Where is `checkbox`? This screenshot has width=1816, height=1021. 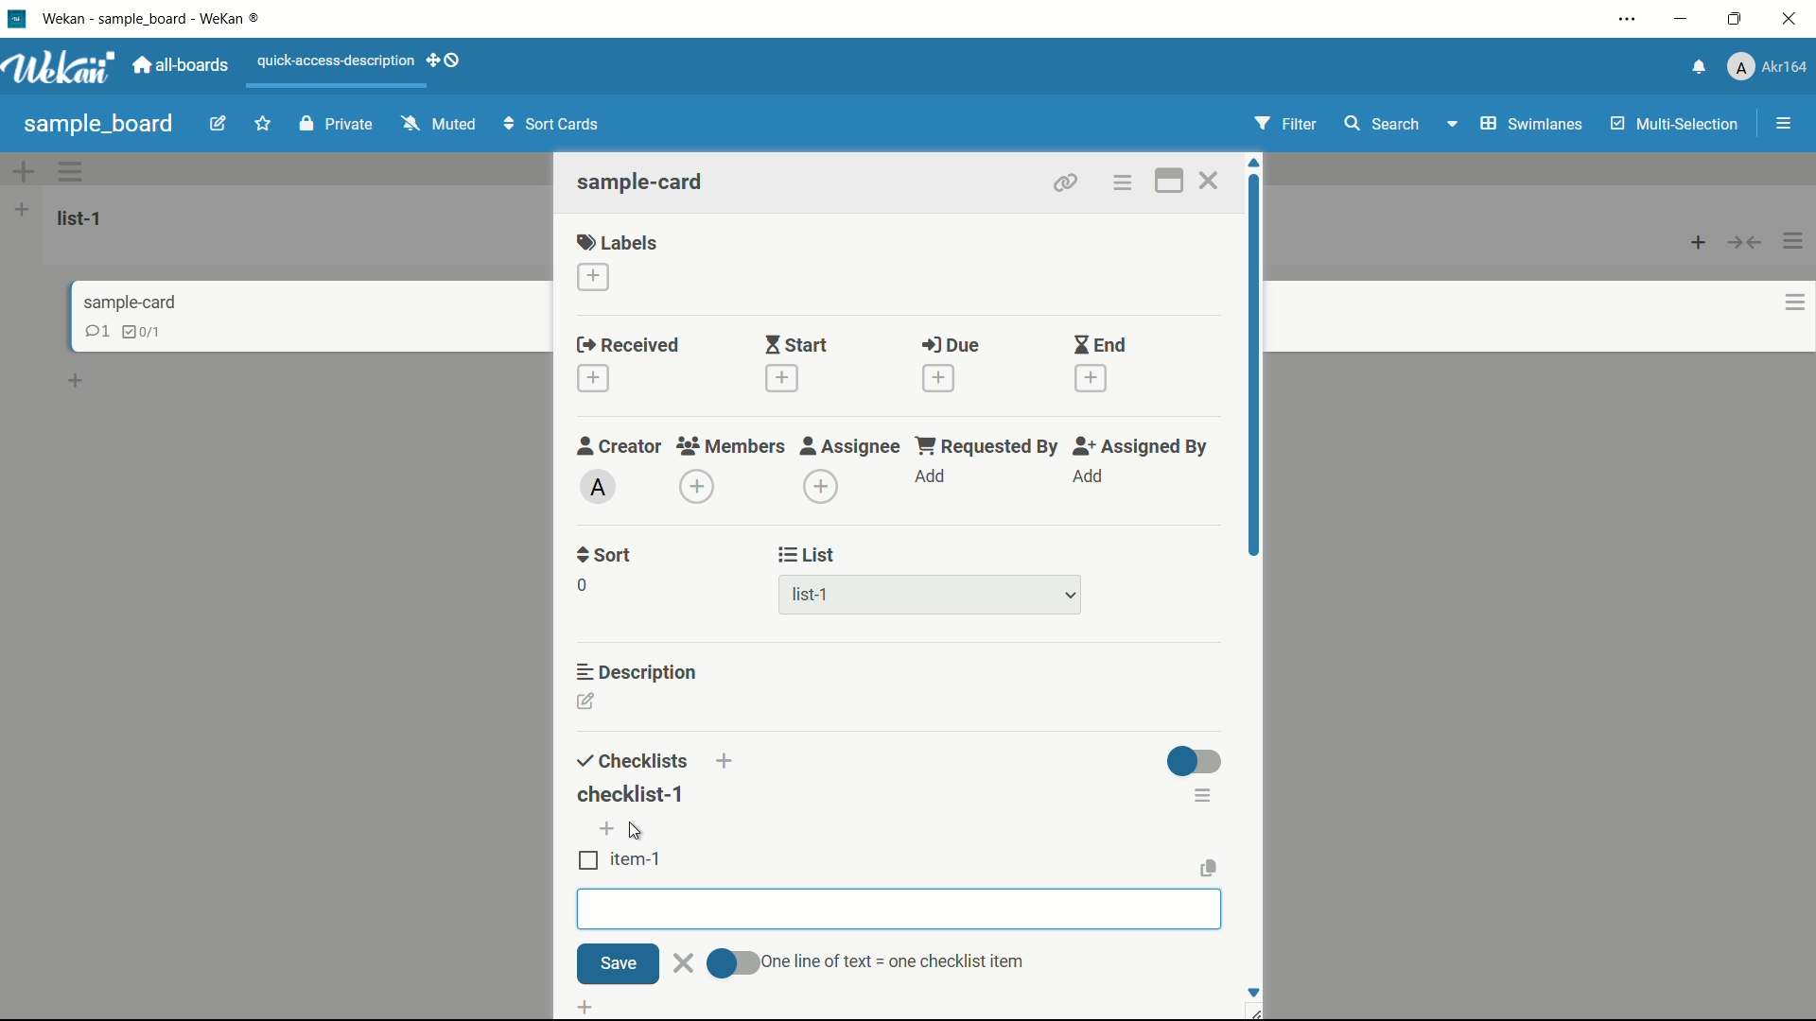
checkbox is located at coordinates (586, 861).